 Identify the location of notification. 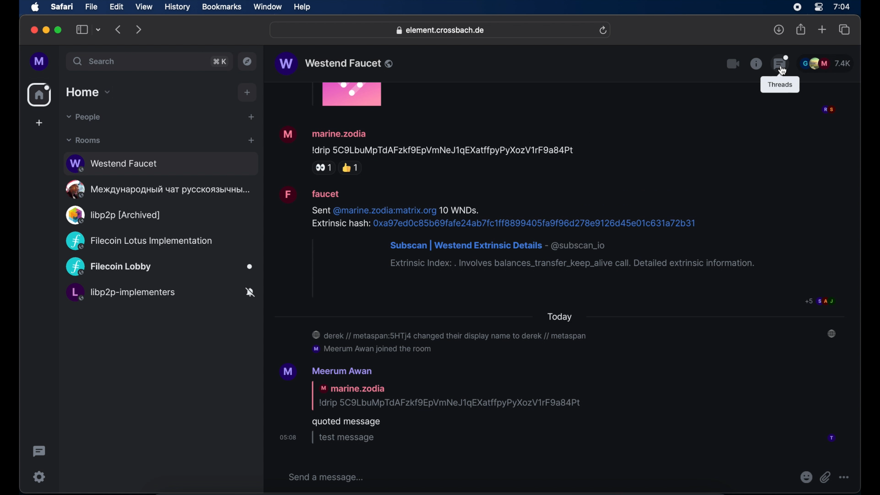
(833, 333).